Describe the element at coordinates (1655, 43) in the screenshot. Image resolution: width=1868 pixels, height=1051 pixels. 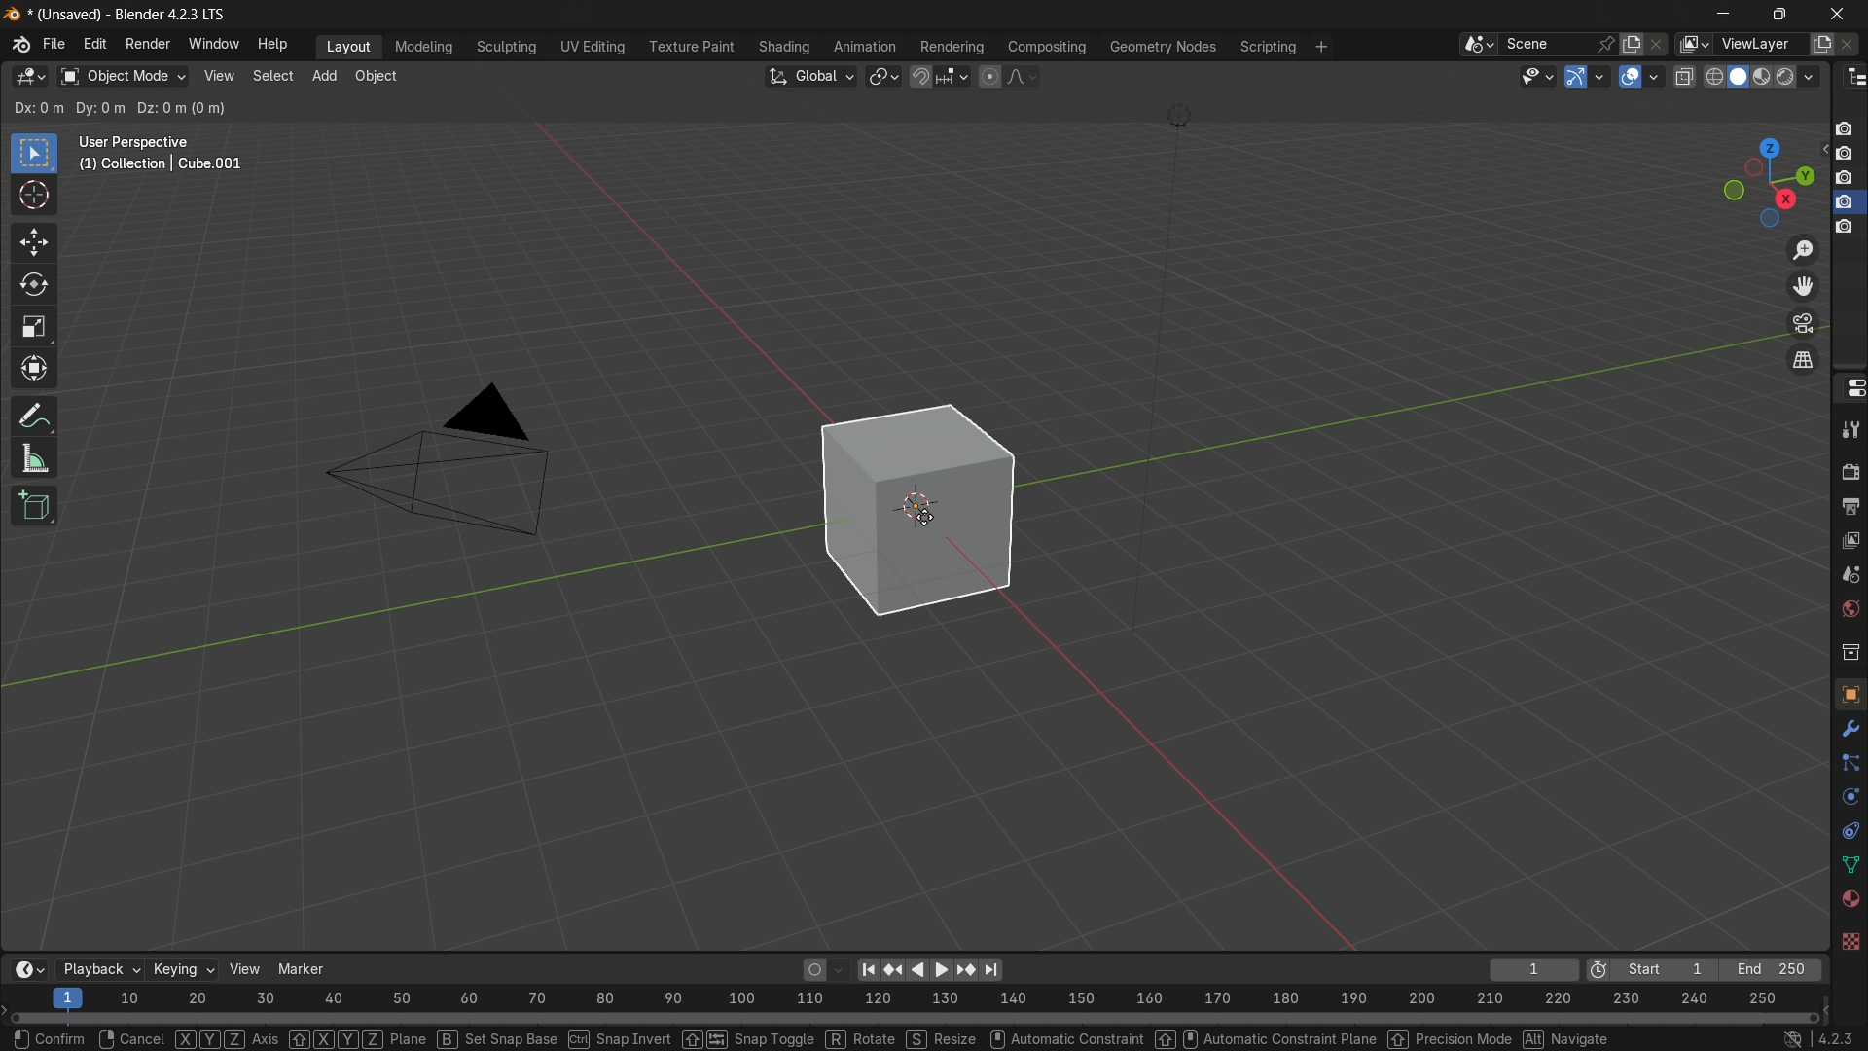
I see `delete scene` at that location.